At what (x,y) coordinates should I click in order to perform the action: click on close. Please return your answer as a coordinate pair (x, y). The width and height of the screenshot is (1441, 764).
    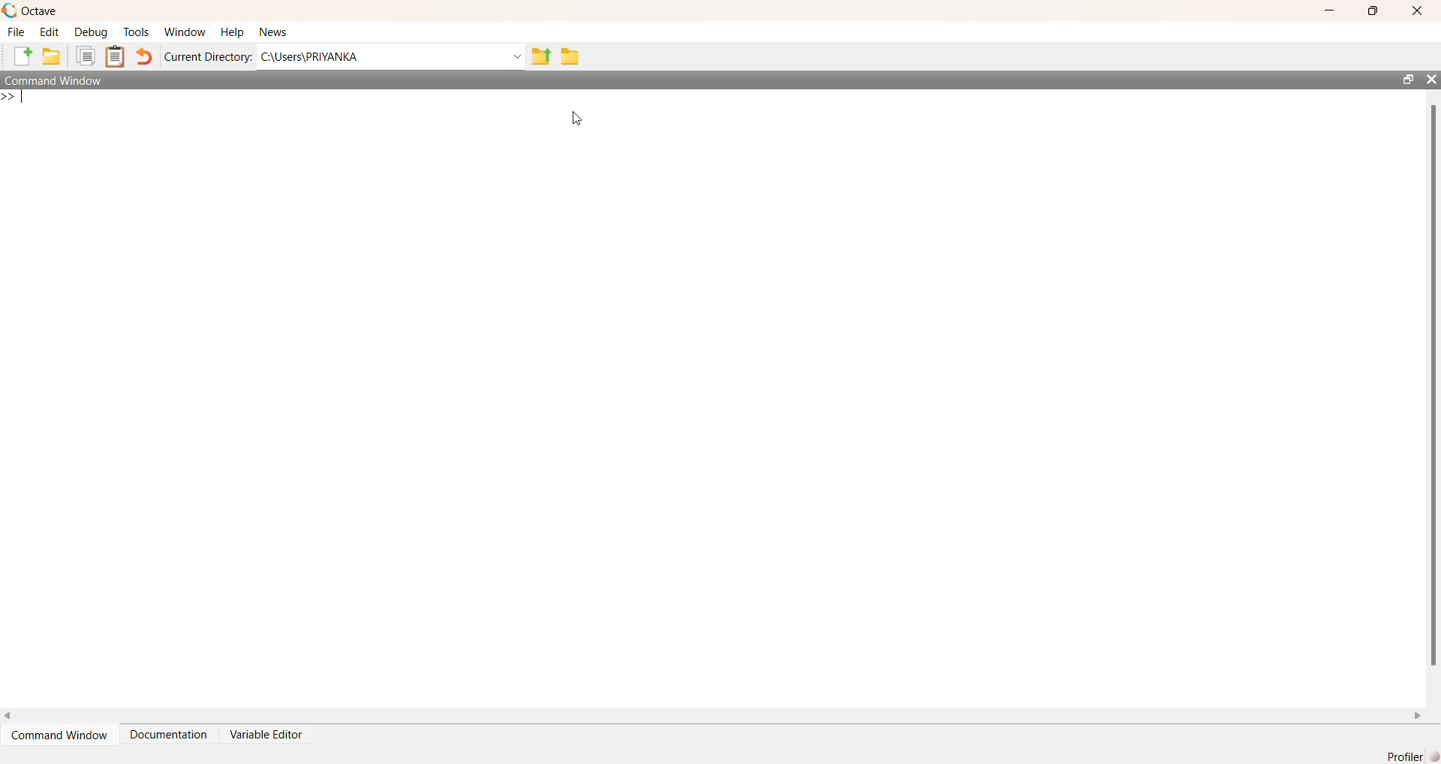
    Looking at the image, I should click on (1418, 11).